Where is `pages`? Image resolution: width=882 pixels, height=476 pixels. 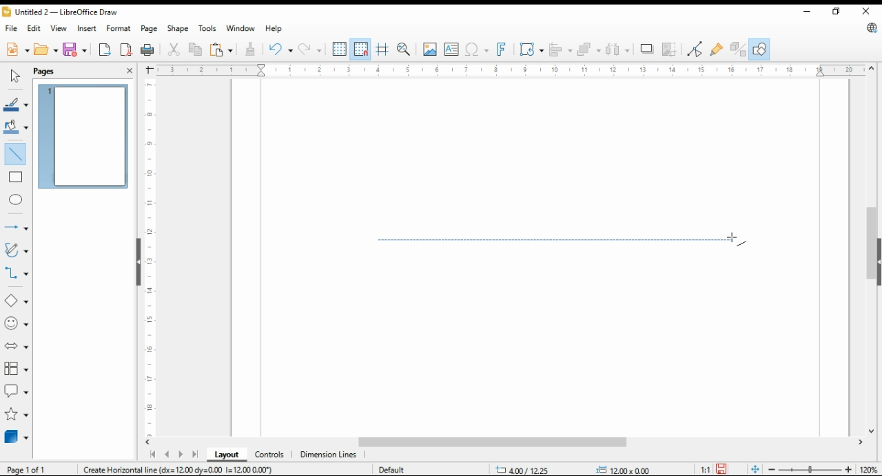
pages is located at coordinates (48, 70).